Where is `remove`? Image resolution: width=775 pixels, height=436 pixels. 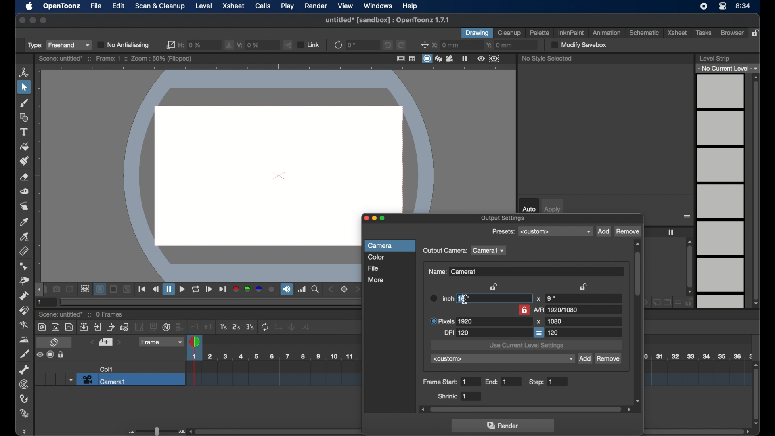
remove is located at coordinates (609, 359).